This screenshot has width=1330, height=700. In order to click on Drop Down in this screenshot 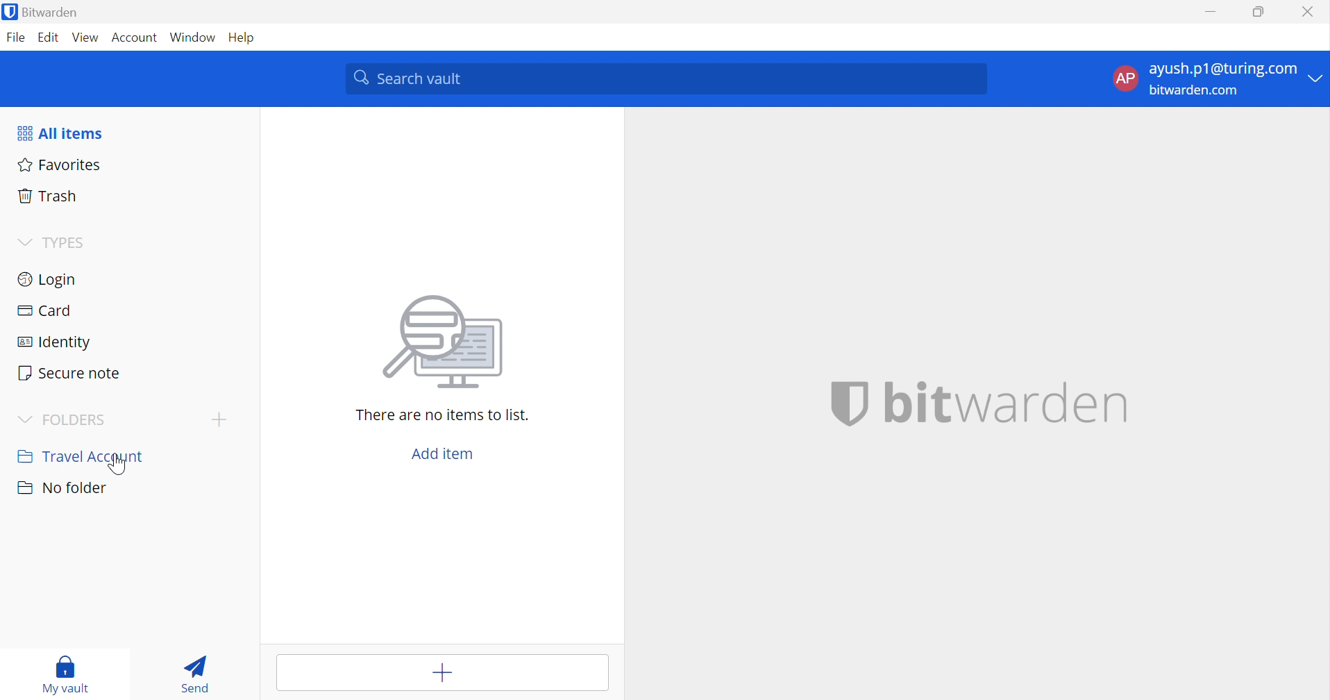, I will do `click(20, 242)`.